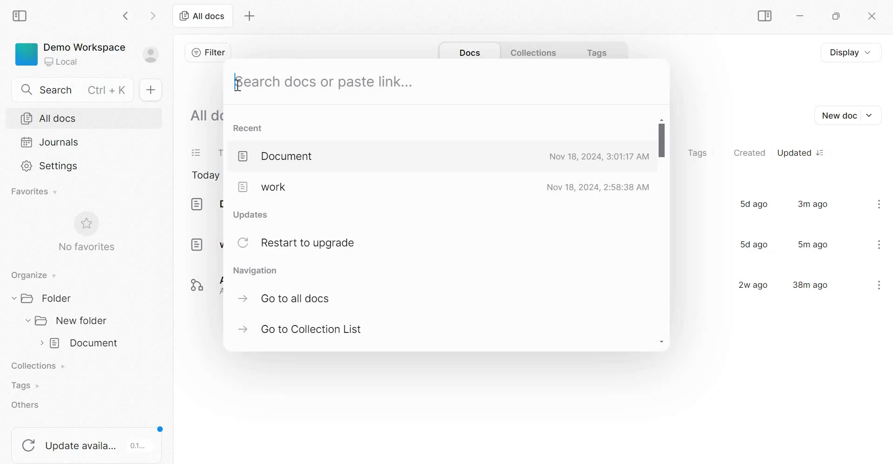 The height and width of the screenshot is (464, 893). I want to click on All docs, so click(202, 15).